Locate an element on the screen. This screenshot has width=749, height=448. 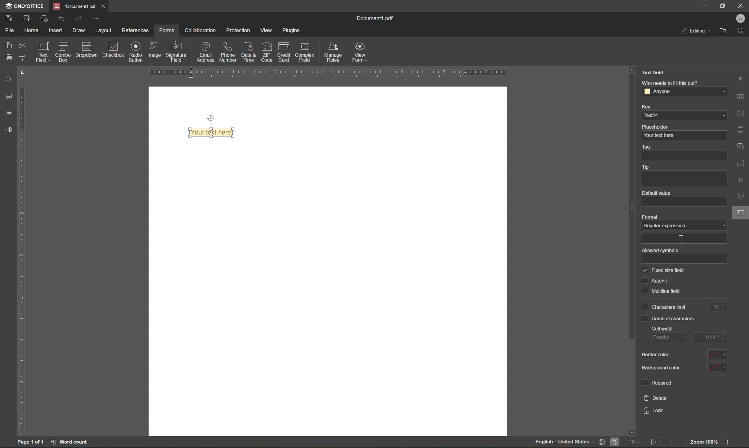
page 1 of 1 is located at coordinates (30, 443).